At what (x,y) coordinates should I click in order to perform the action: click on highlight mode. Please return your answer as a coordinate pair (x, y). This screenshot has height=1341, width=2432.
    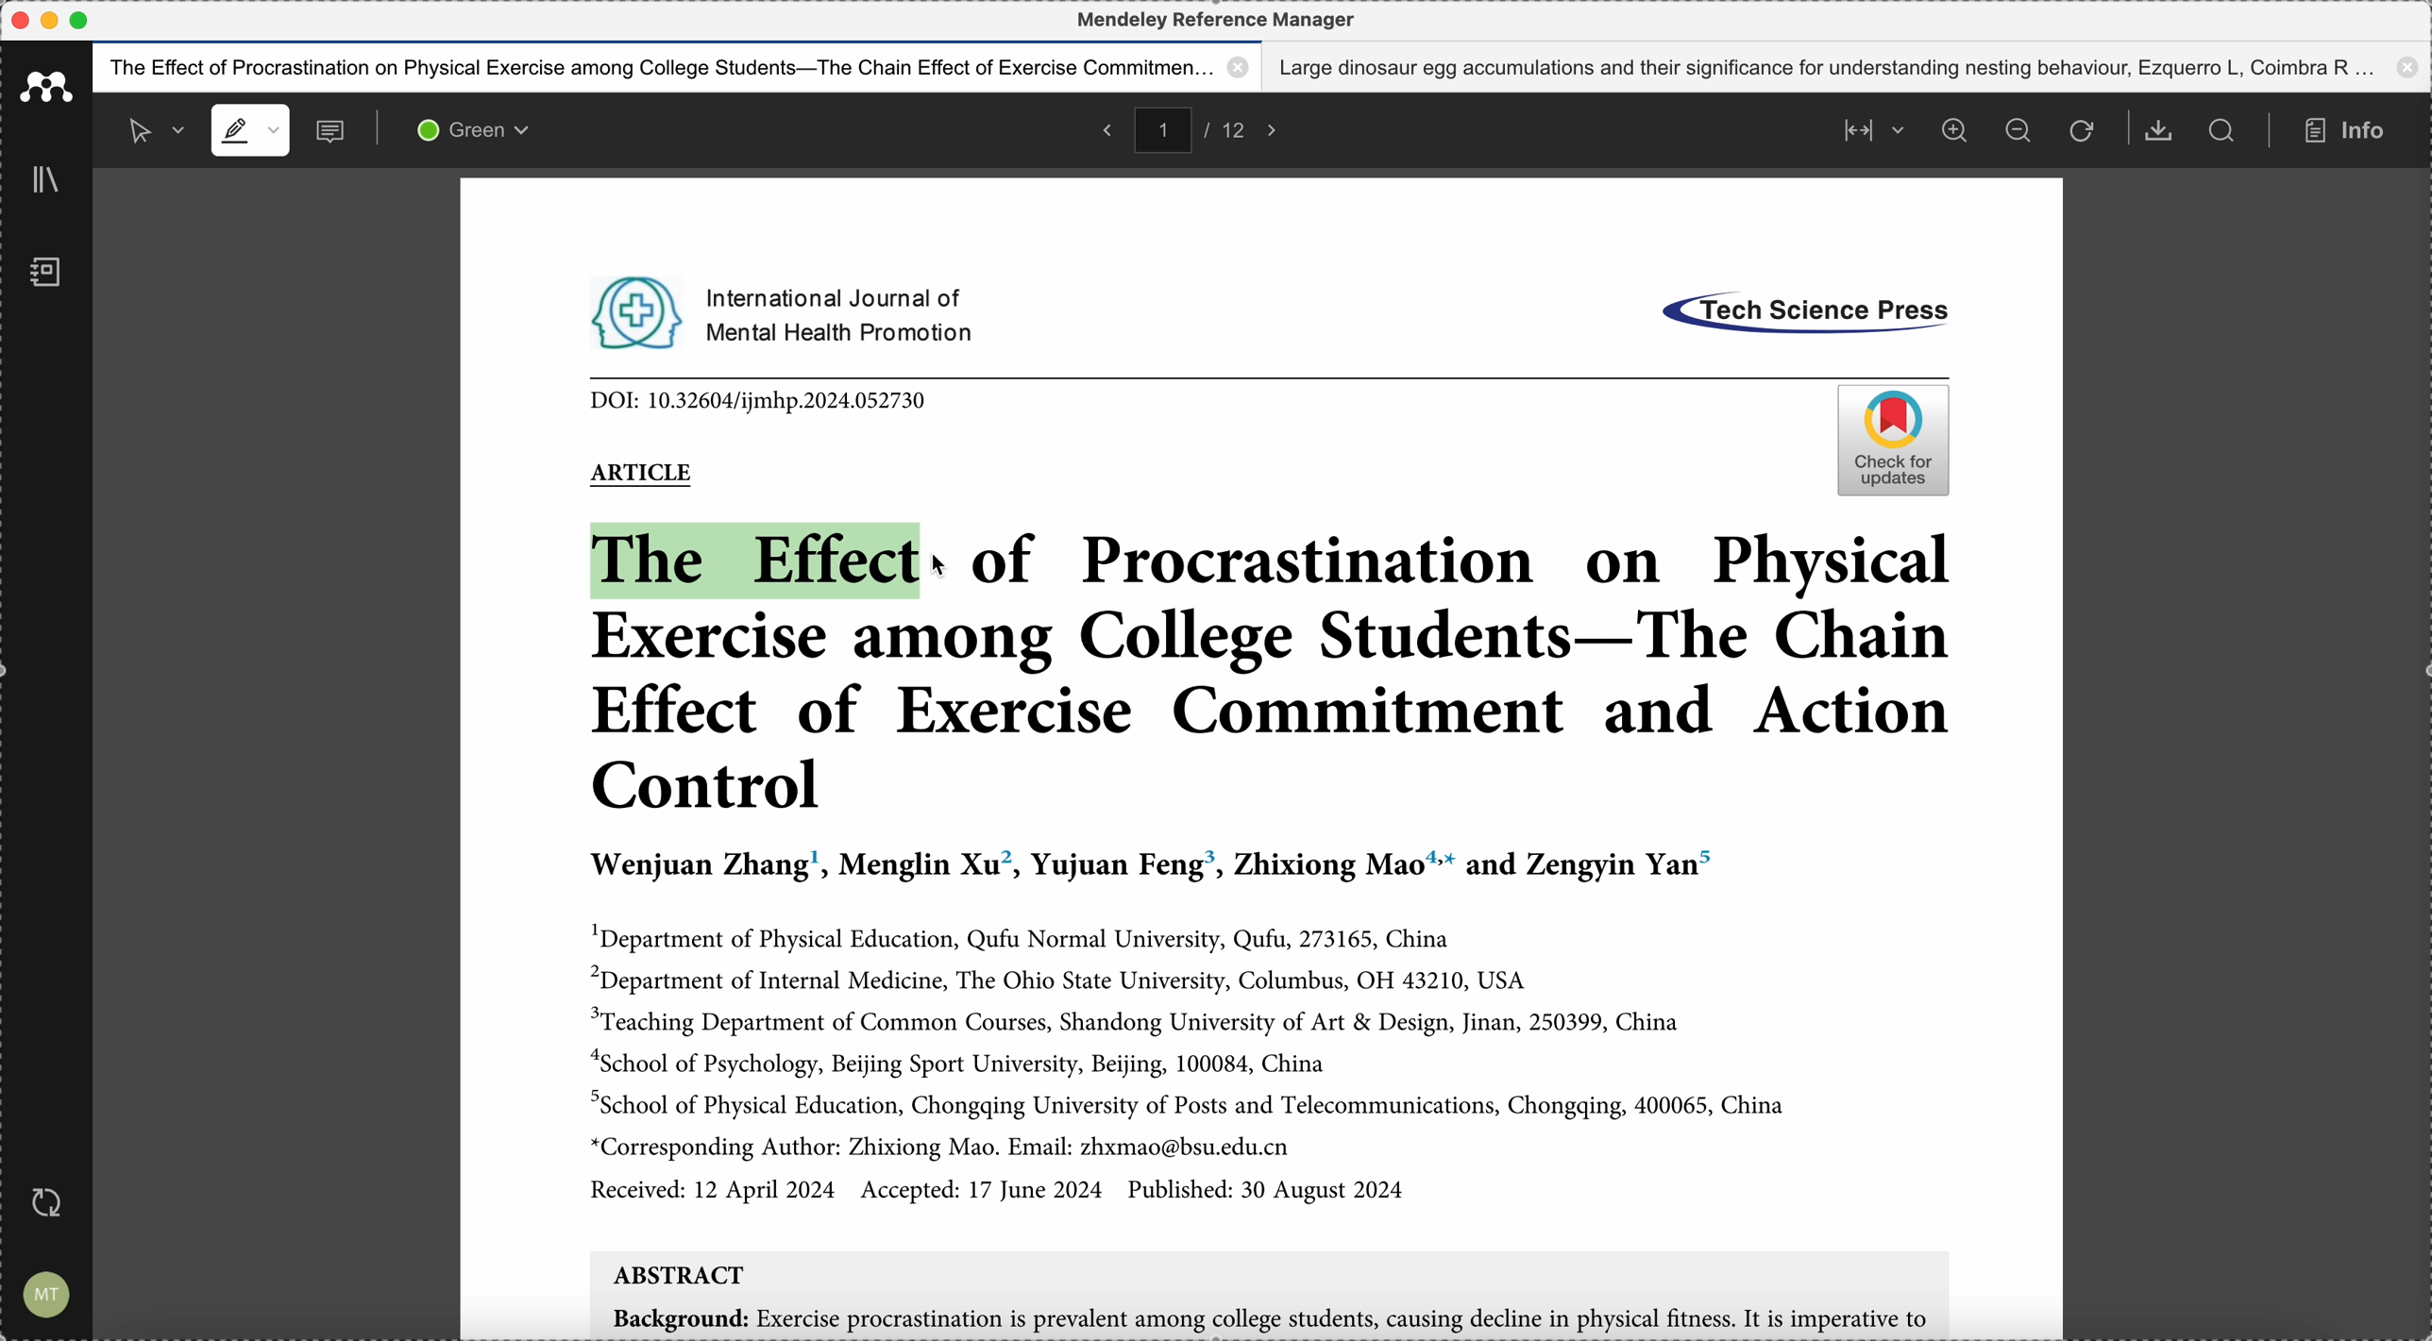
    Looking at the image, I should click on (249, 131).